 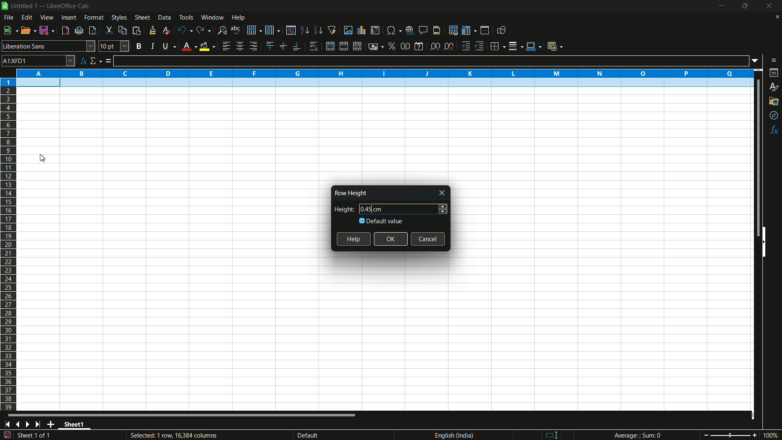 What do you see at coordinates (431, 61) in the screenshot?
I see `formula input line` at bounding box center [431, 61].